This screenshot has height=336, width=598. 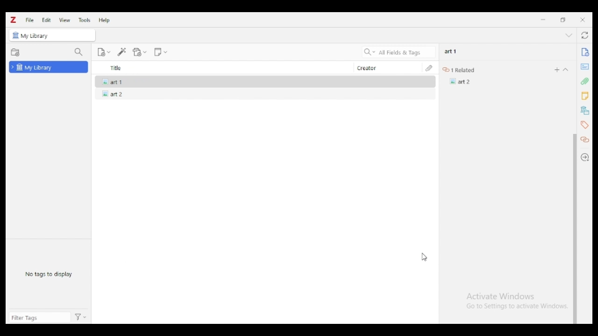 I want to click on no tags to display, so click(x=49, y=274).